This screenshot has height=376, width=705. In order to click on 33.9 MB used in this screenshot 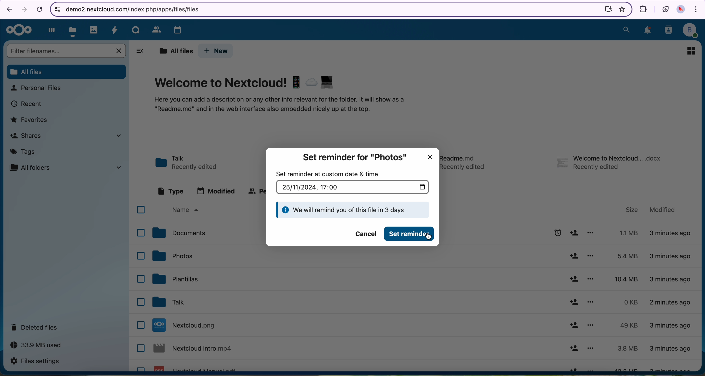, I will do `click(36, 346)`.